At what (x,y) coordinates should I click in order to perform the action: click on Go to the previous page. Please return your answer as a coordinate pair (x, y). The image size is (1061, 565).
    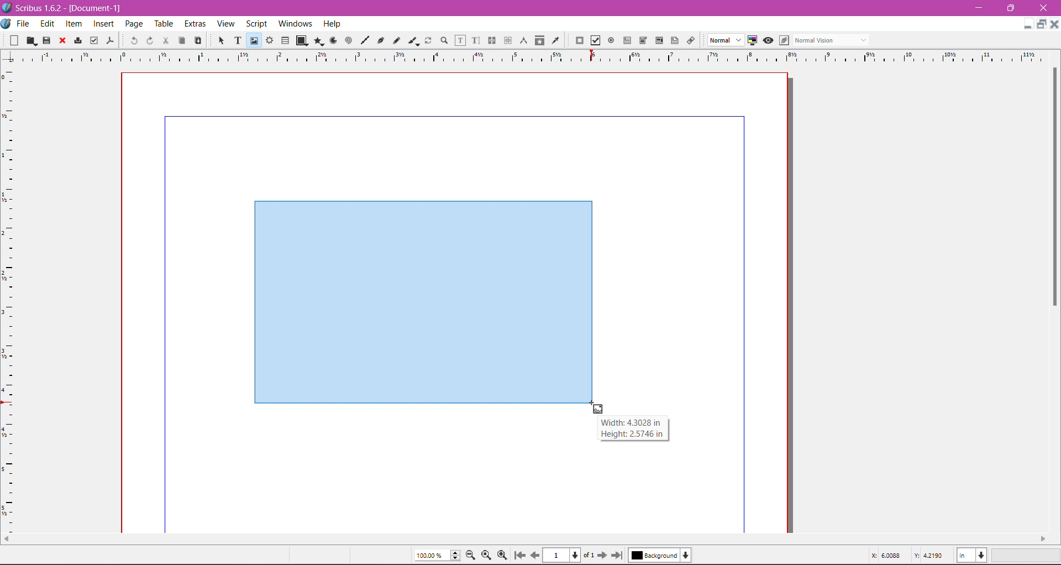
    Looking at the image, I should click on (534, 555).